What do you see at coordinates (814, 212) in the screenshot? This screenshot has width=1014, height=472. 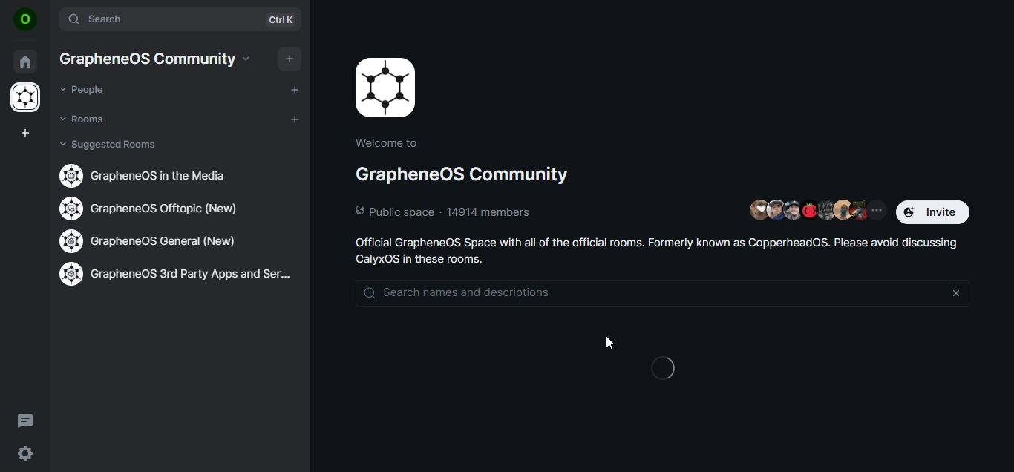 I see `view all members` at bounding box center [814, 212].